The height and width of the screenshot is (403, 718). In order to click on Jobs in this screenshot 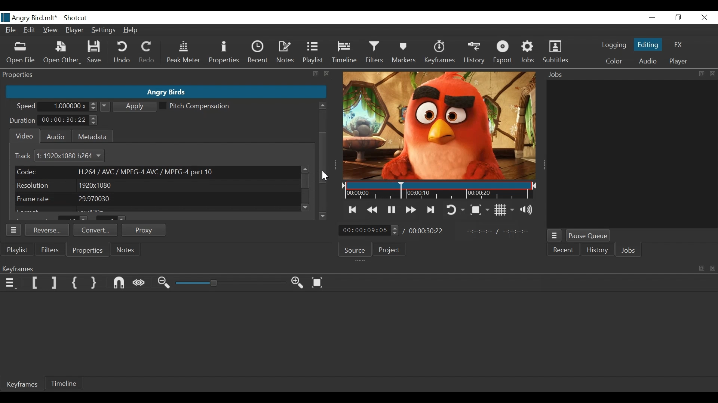, I will do `click(528, 53)`.